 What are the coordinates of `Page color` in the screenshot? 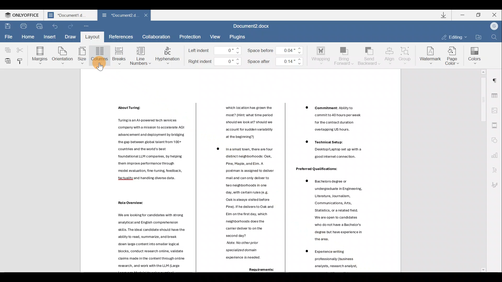 It's located at (453, 55).